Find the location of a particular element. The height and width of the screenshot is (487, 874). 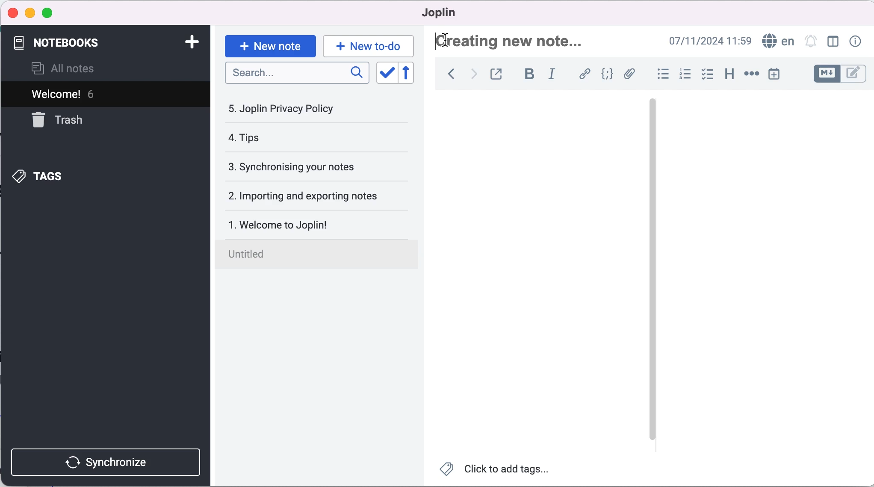

importing and exporting notes is located at coordinates (313, 195).